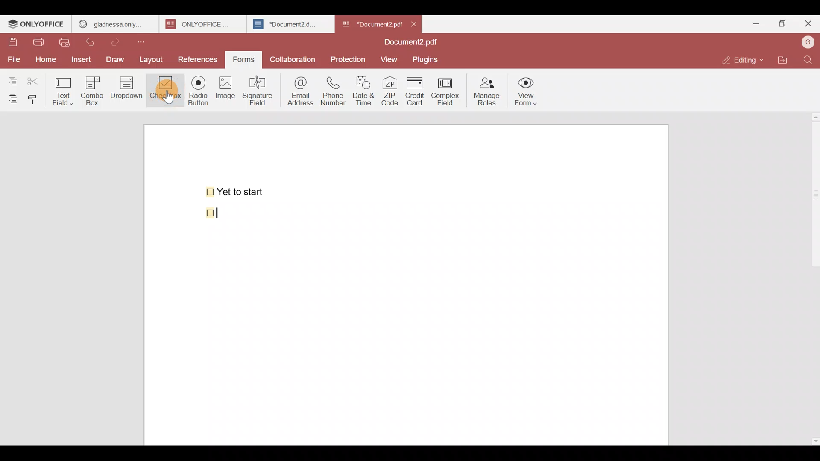 The width and height of the screenshot is (820, 461). I want to click on Copy, so click(11, 79).